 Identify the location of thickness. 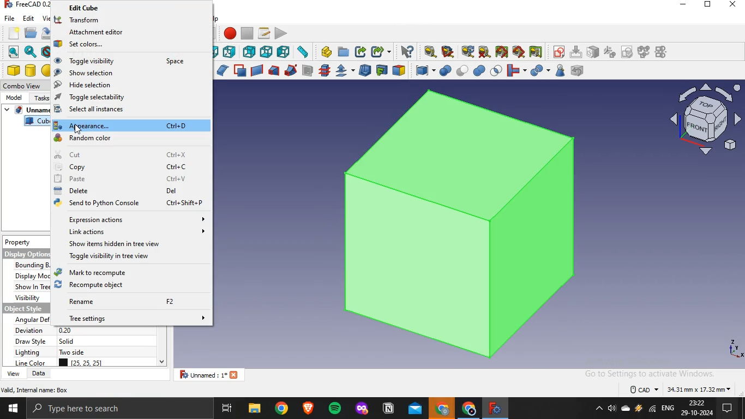
(365, 69).